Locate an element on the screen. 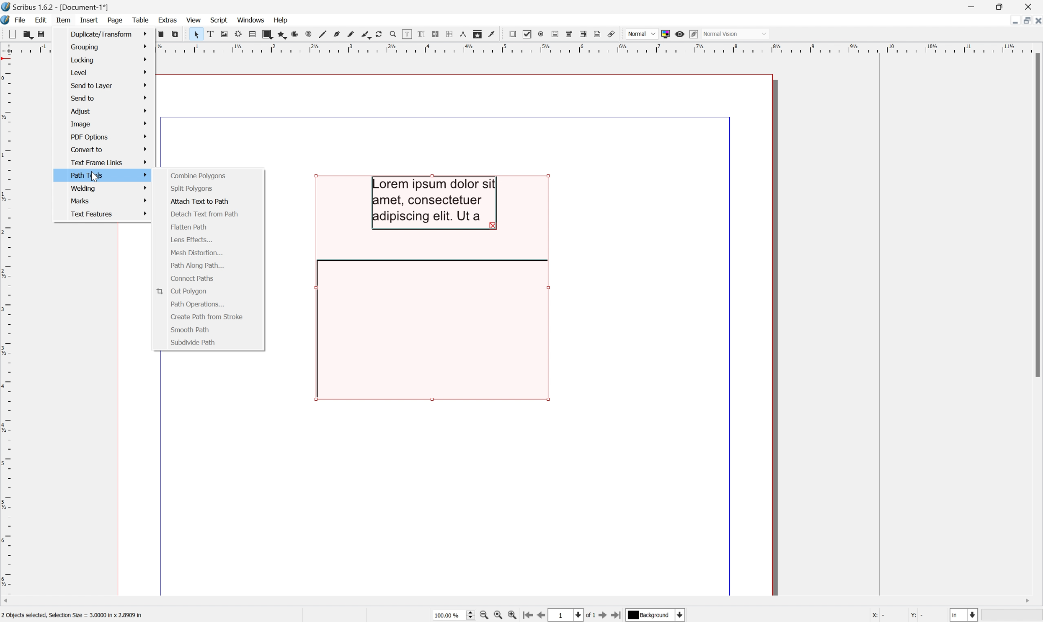 This screenshot has width=1043, height=622. Edit text with story editor is located at coordinates (419, 34).